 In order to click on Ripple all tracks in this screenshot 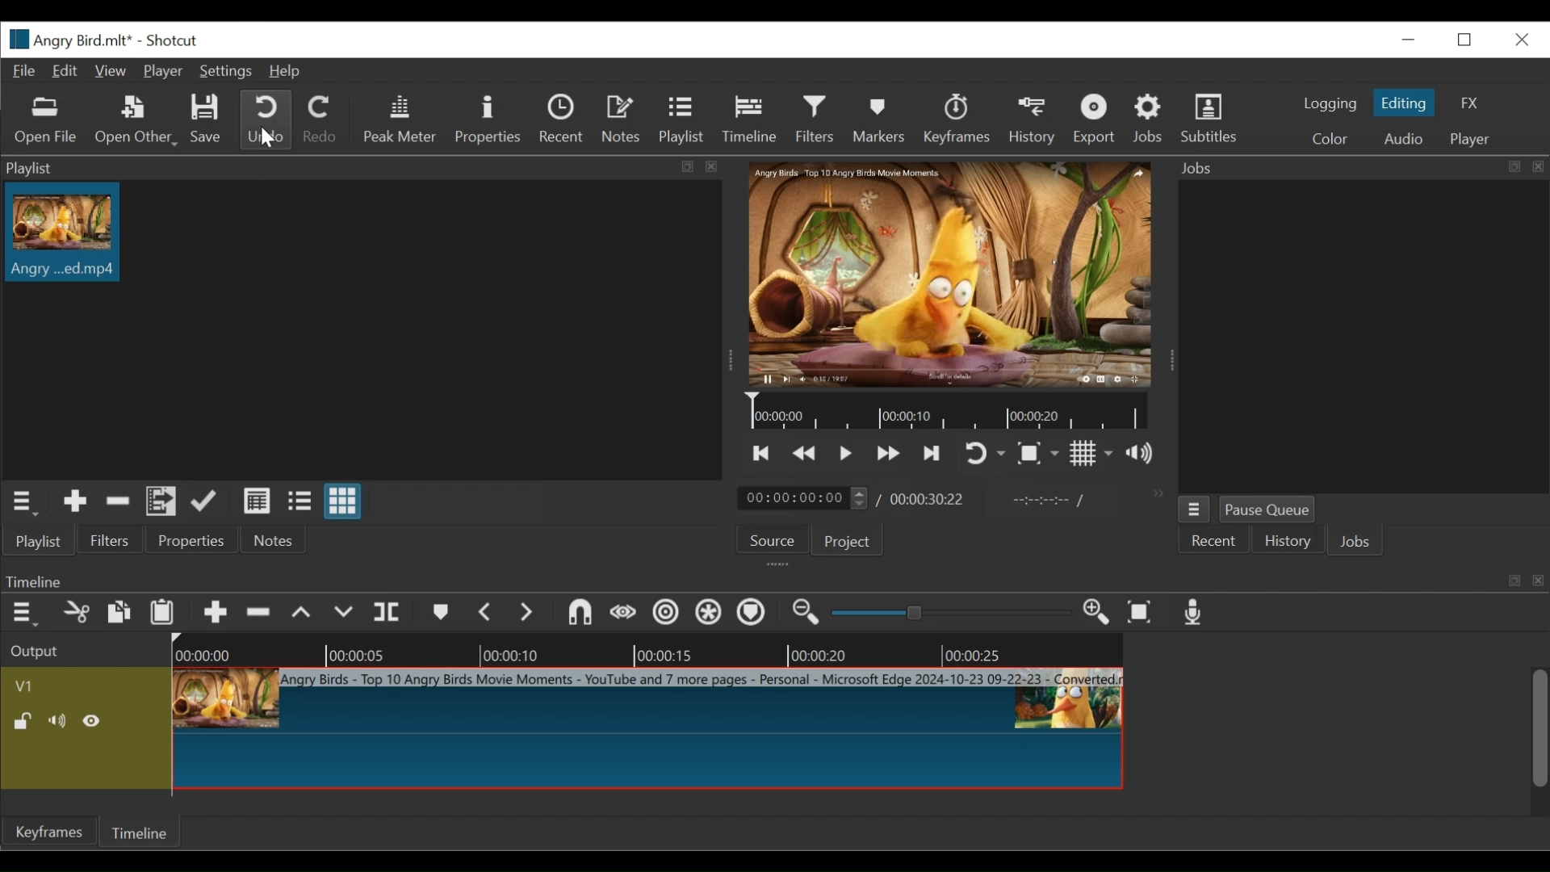, I will do `click(708, 612)`.